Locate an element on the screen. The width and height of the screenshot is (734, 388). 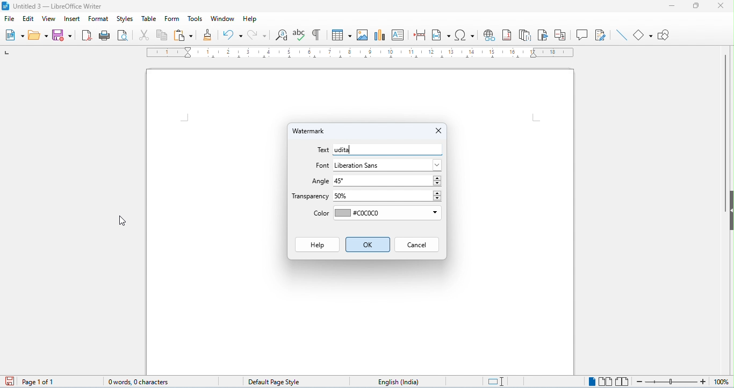
zoom is located at coordinates (685, 382).